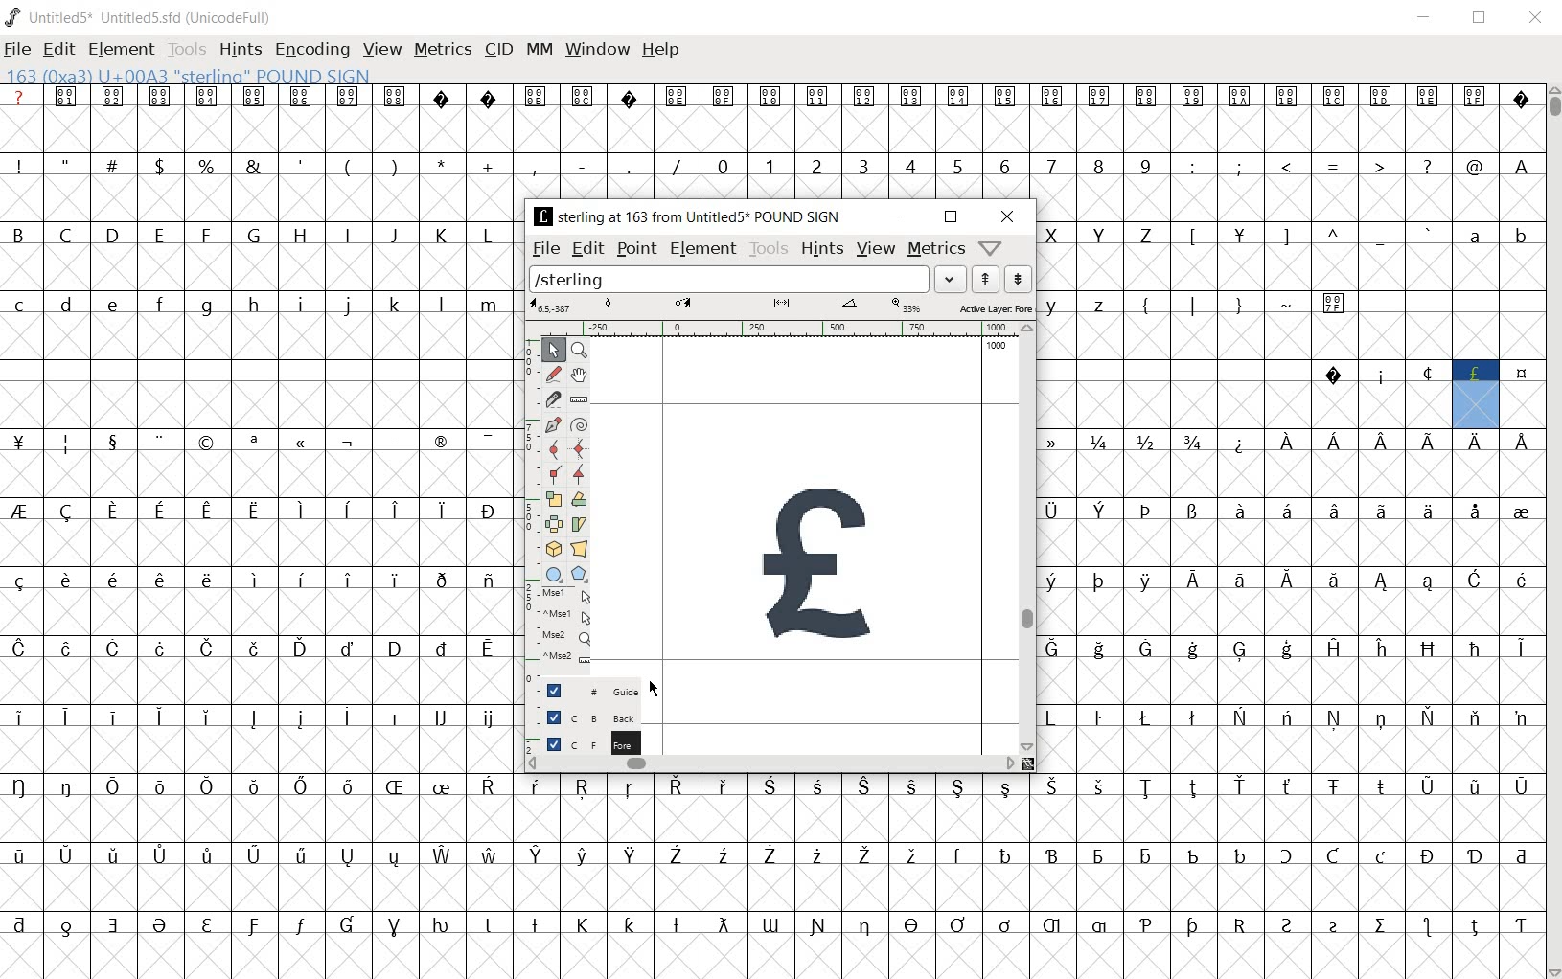 This screenshot has width=1562, height=979. Describe the element at coordinates (1060, 441) in the screenshot. I see `Symbol` at that location.